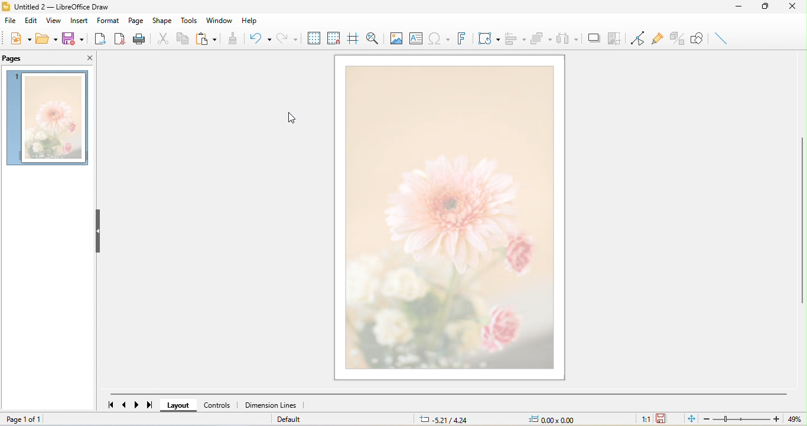  Describe the element at coordinates (693, 419) in the screenshot. I see `fit to the current window` at that location.